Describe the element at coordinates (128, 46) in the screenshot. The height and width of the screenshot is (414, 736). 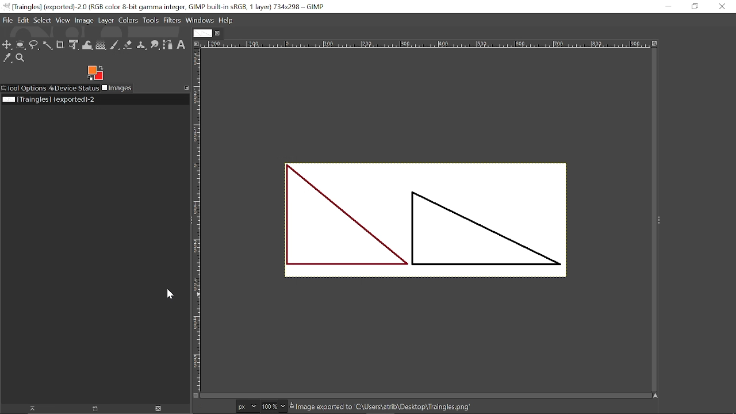
I see `Eraser tool` at that location.